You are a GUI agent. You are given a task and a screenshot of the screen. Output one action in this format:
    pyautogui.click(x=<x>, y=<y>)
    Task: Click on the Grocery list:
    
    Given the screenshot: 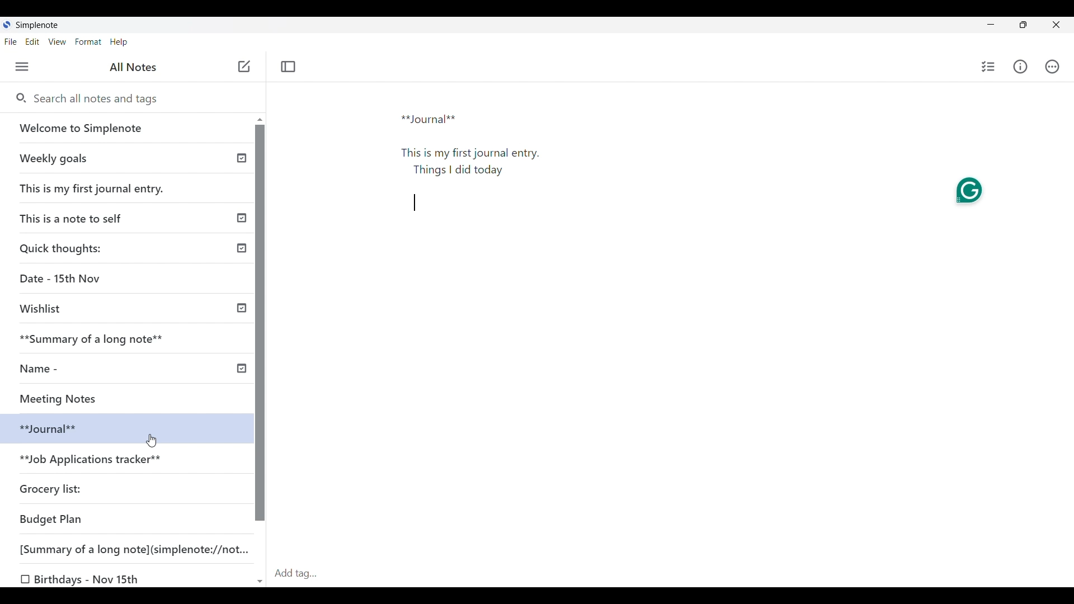 What is the action you would take?
    pyautogui.click(x=53, y=488)
    